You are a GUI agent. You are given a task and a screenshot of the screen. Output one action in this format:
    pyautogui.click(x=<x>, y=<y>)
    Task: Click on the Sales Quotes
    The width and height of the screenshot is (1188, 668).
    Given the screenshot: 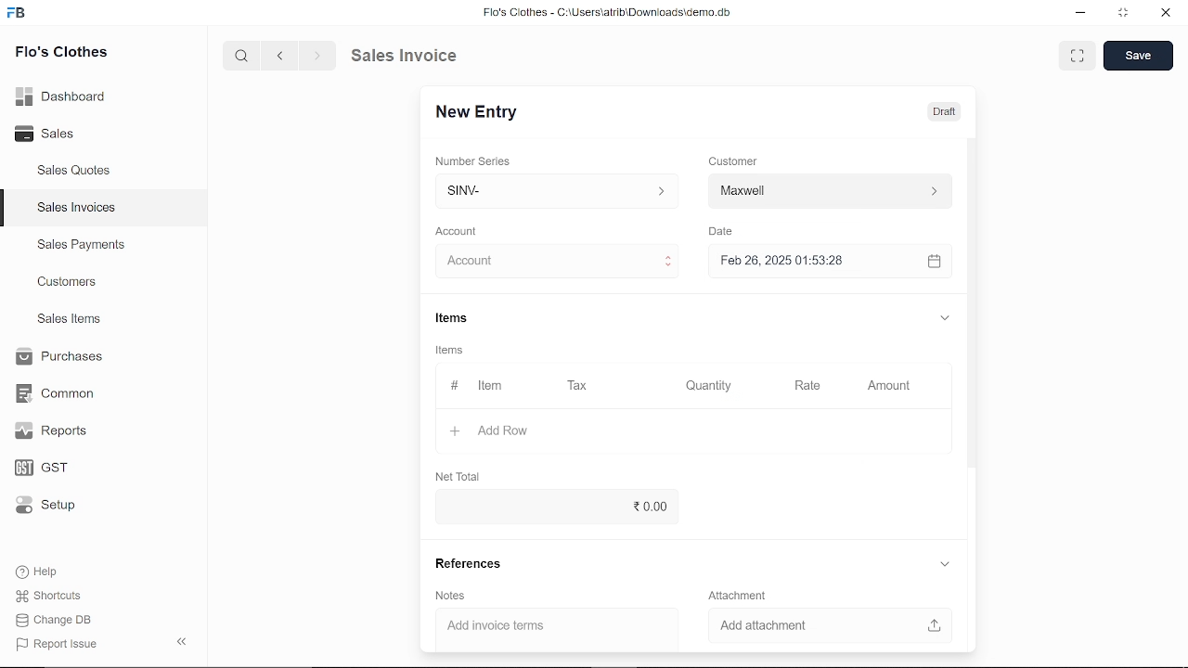 What is the action you would take?
    pyautogui.click(x=76, y=172)
    